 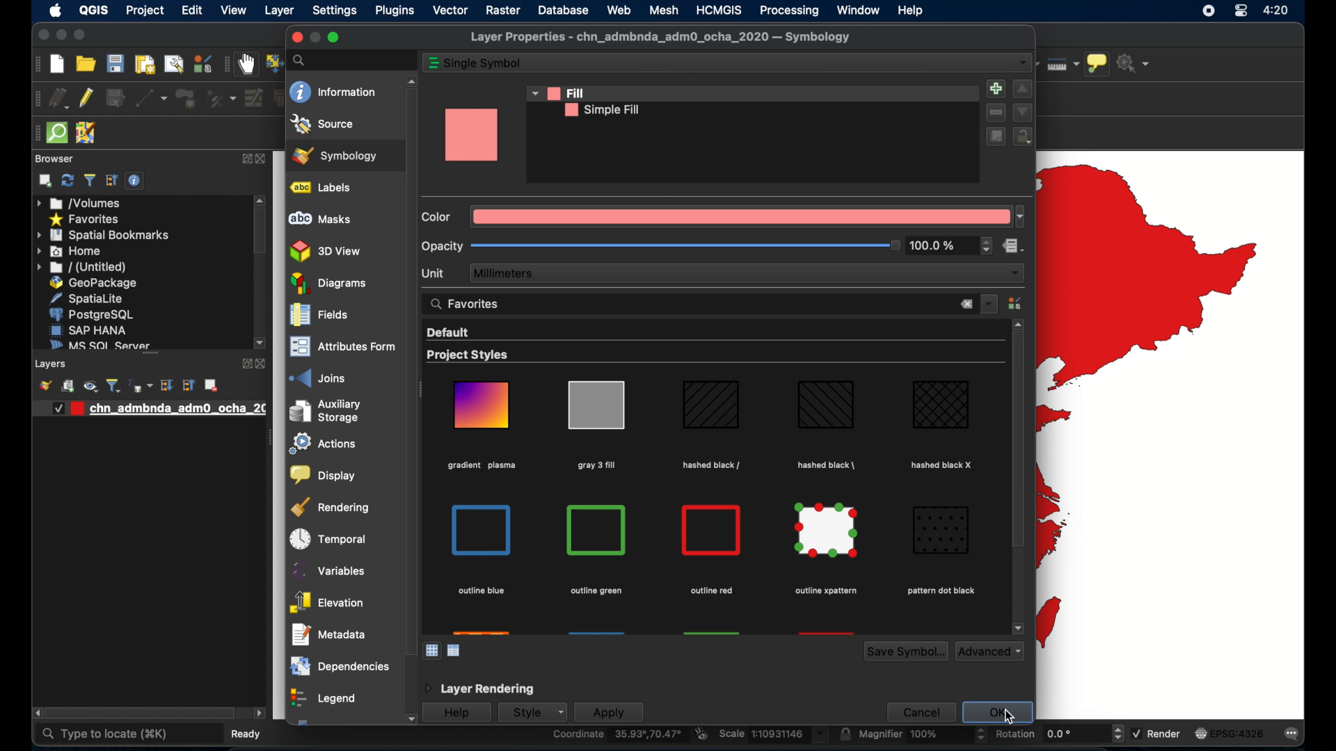 What do you see at coordinates (981, 735) in the screenshot?
I see `increase or decrease magnifier value` at bounding box center [981, 735].